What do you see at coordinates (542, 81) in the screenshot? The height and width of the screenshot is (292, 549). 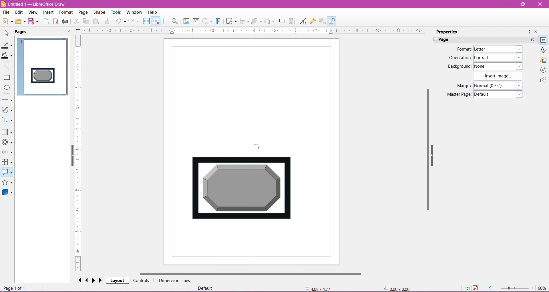 I see `Shapes` at bounding box center [542, 81].